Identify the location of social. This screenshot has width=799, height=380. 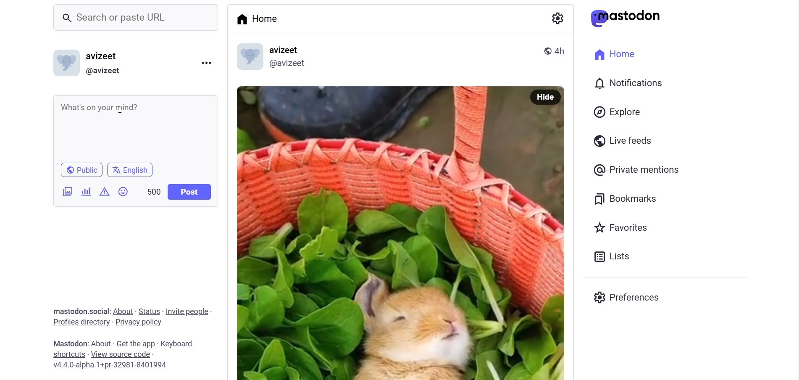
(100, 311).